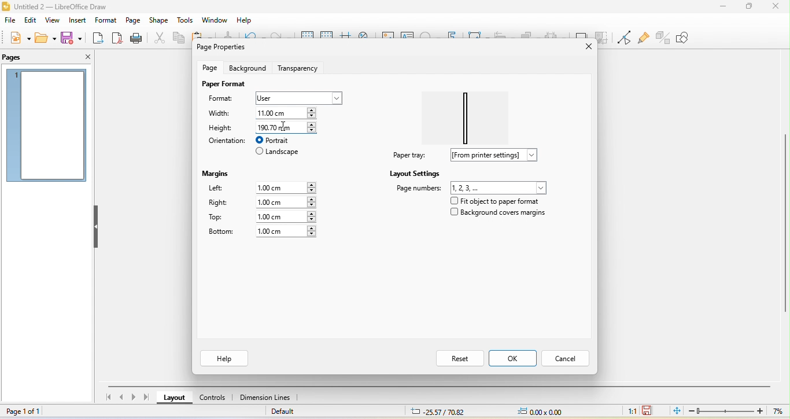  I want to click on lefr, so click(223, 189).